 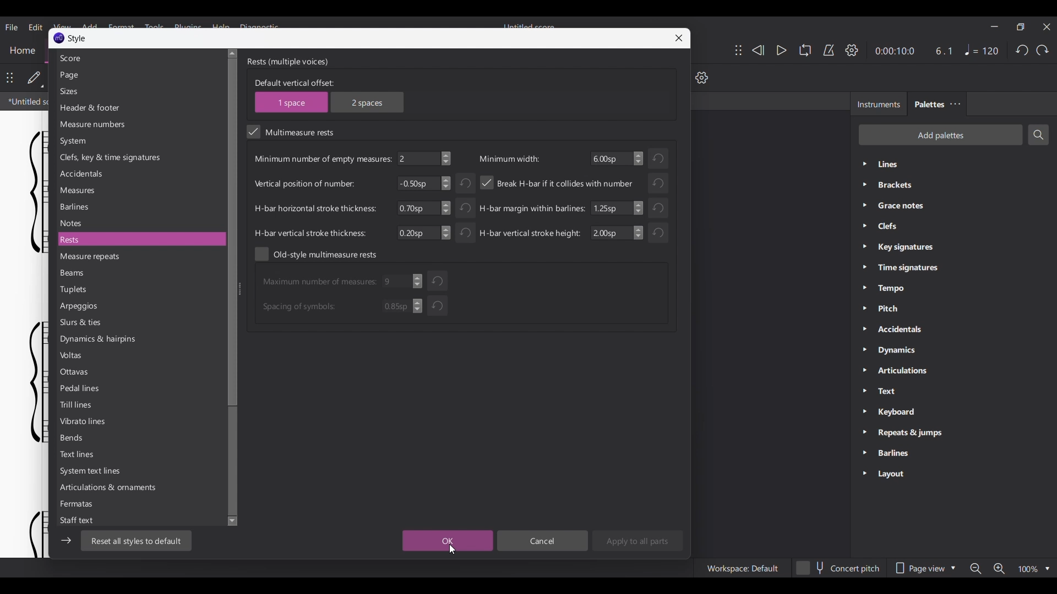 I want to click on Slurs and ties, so click(x=139, y=323).